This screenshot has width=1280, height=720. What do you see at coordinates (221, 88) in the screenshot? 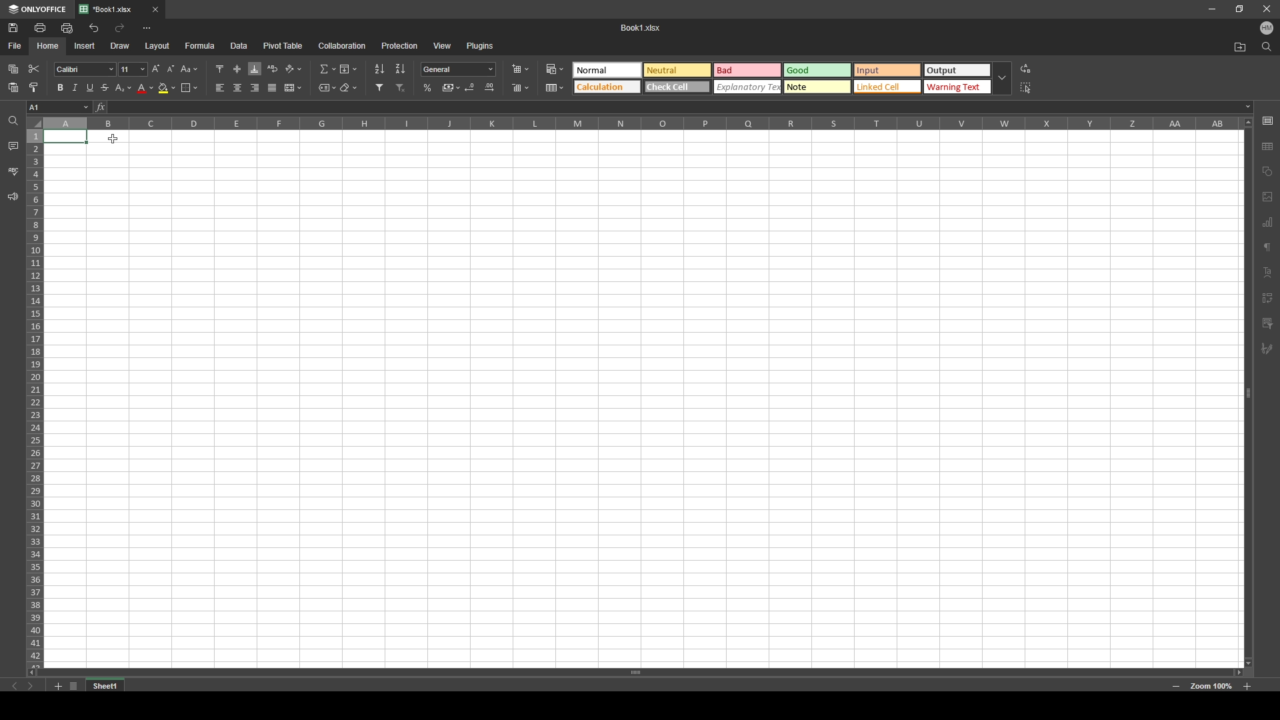
I see `align left` at bounding box center [221, 88].